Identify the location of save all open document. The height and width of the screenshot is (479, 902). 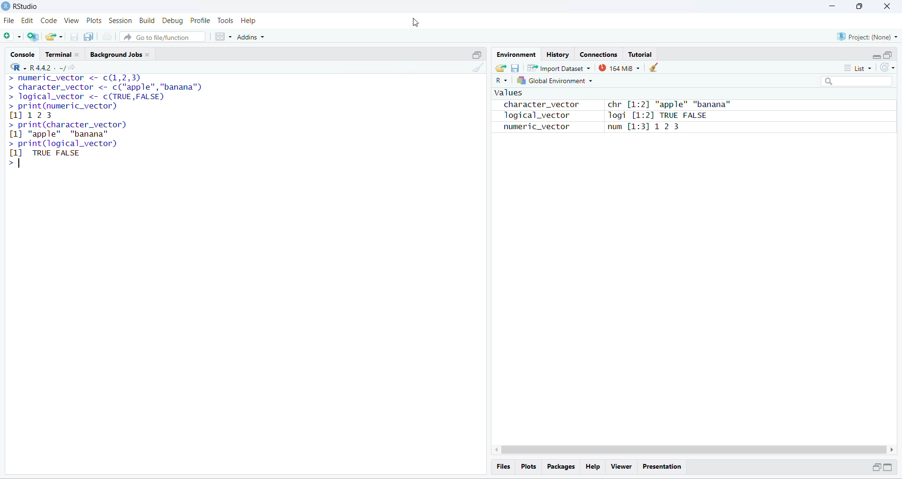
(89, 37).